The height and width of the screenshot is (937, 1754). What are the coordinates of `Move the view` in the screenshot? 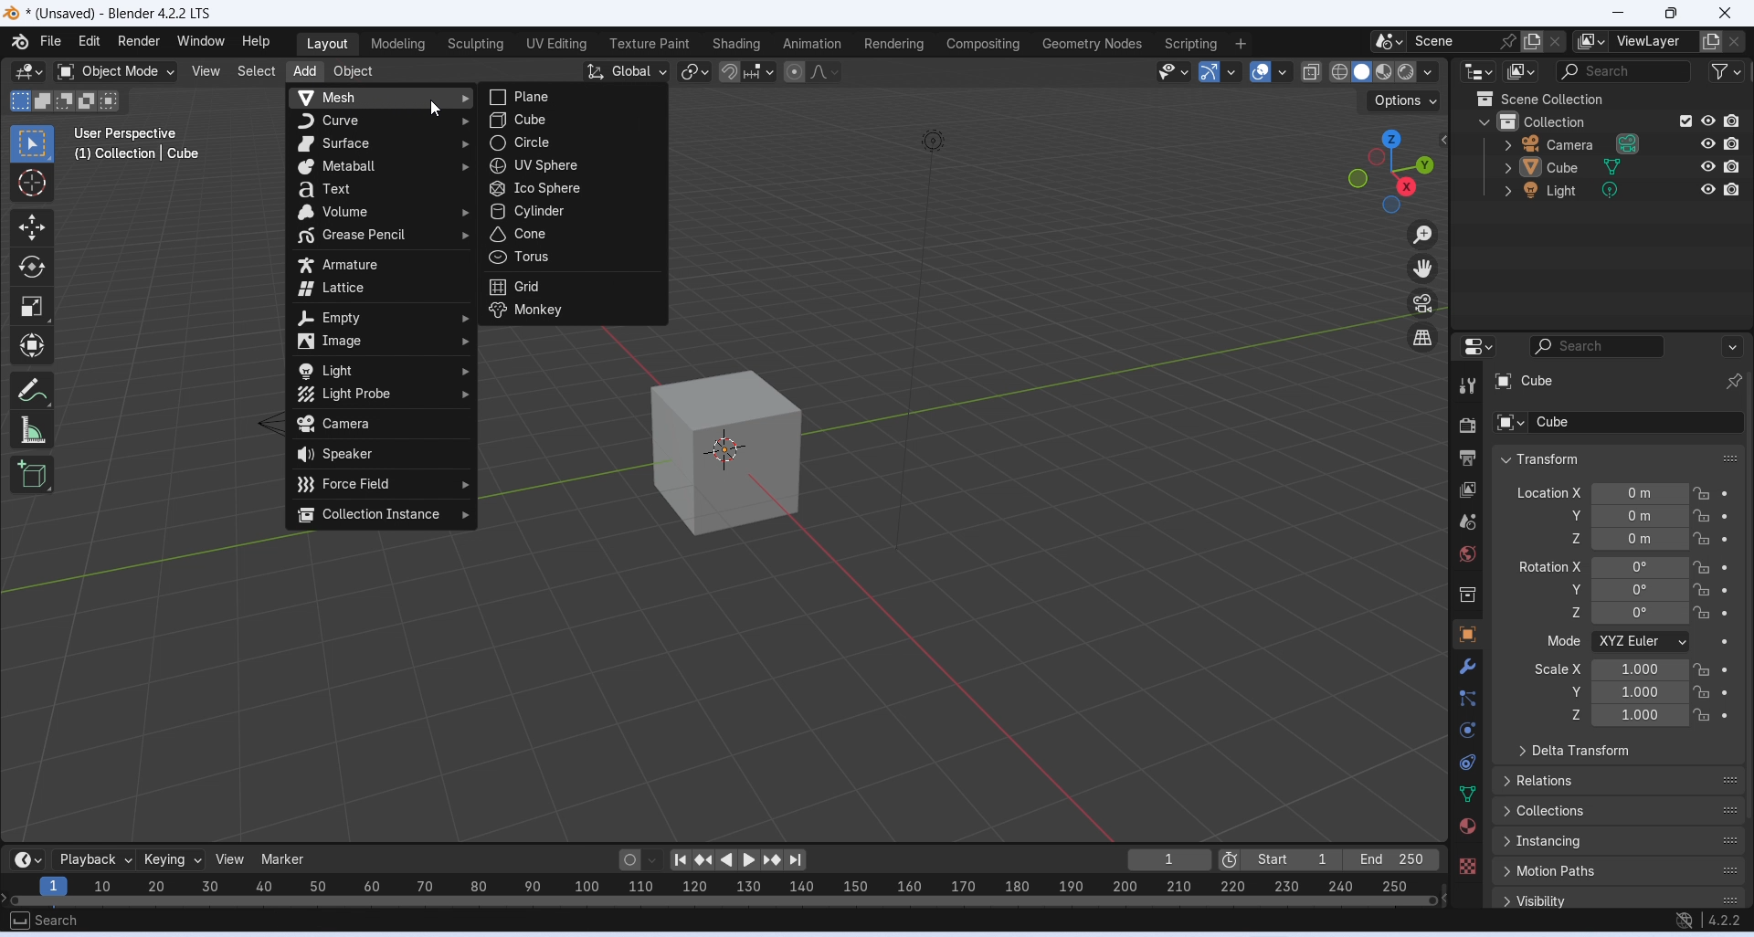 It's located at (1422, 268).